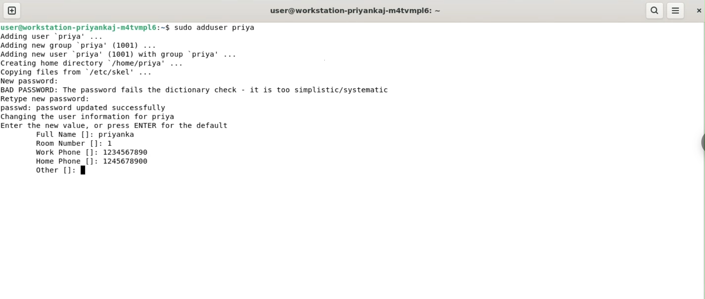 This screenshot has height=299, width=705. What do you see at coordinates (51, 98) in the screenshot?
I see `retype new password:` at bounding box center [51, 98].